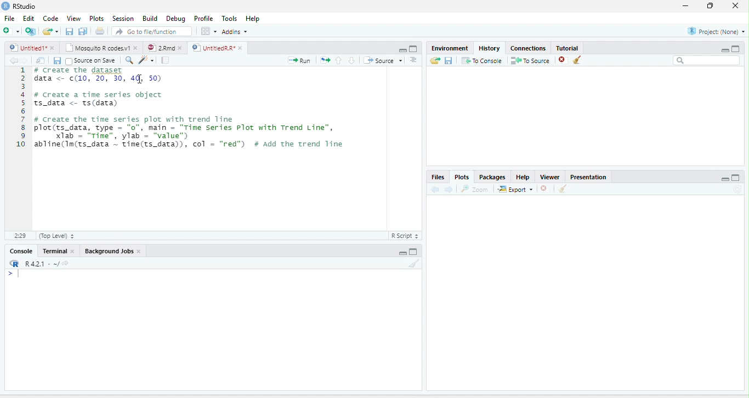 The width and height of the screenshot is (749, 398). Describe the element at coordinates (438, 177) in the screenshot. I see `Files` at that location.